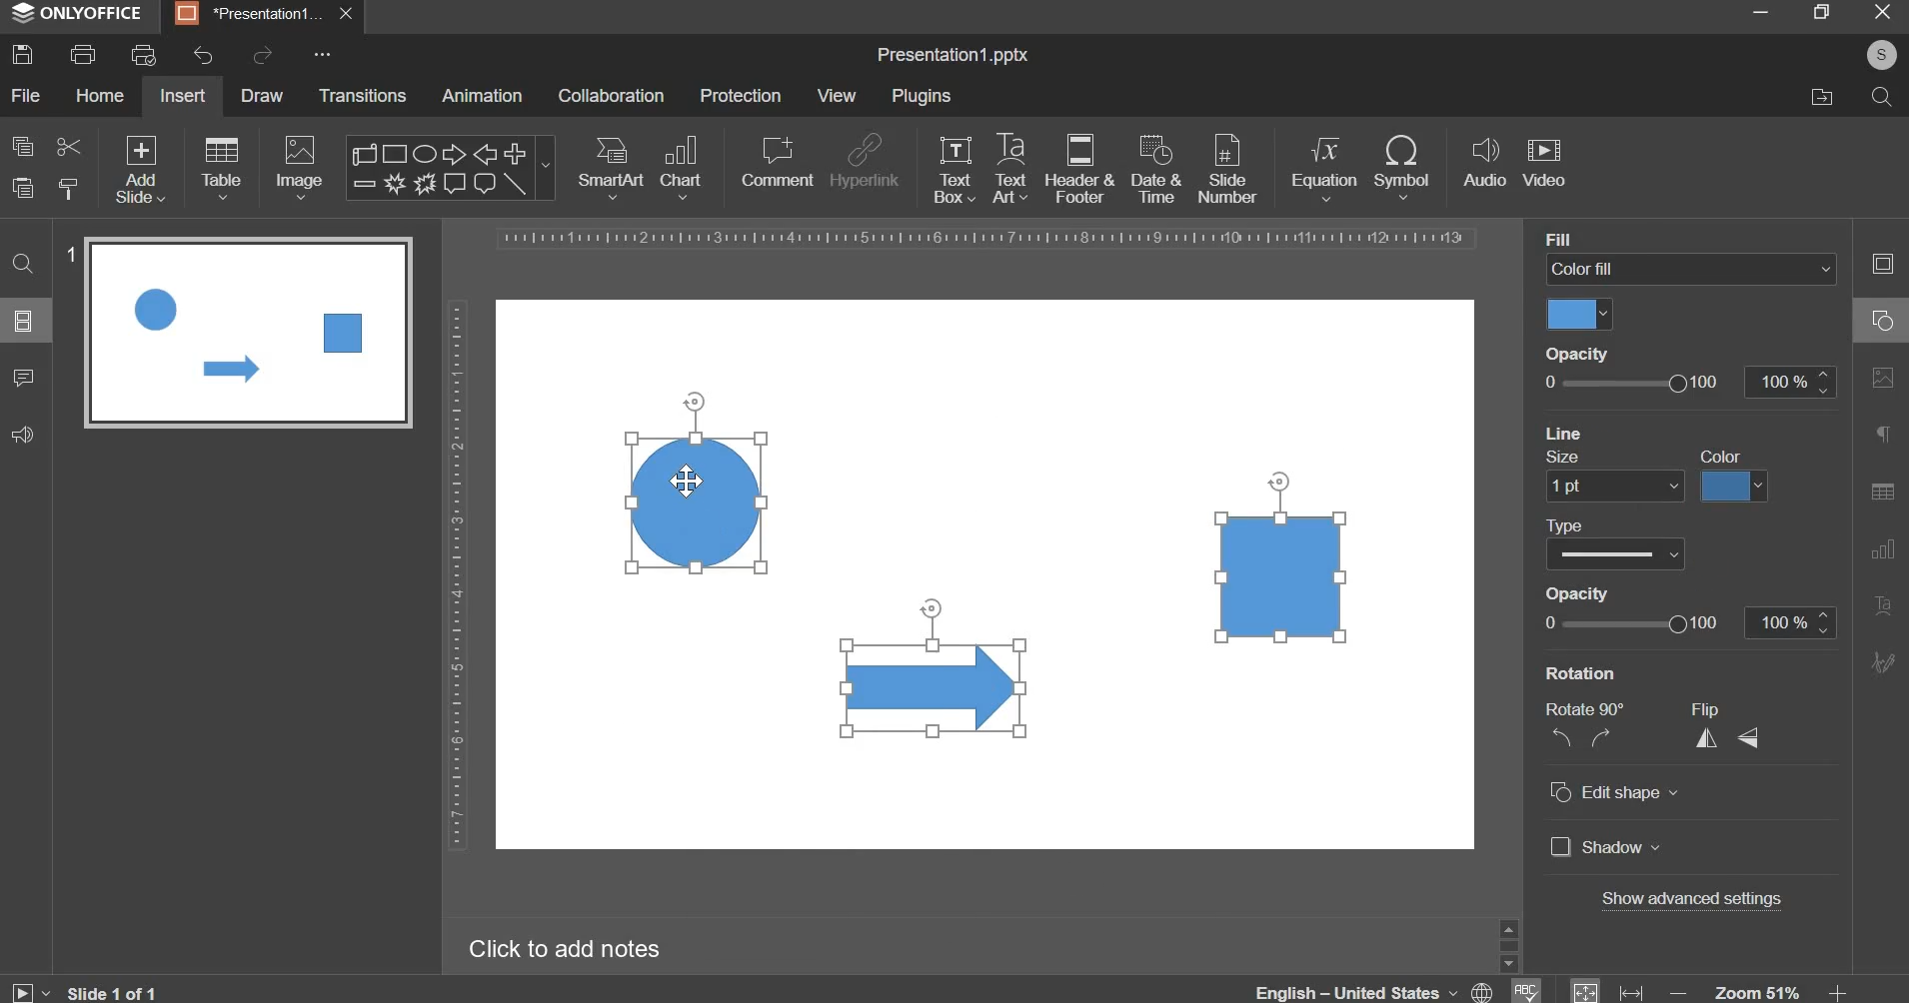 This screenshot has width=1909, height=1003. What do you see at coordinates (1377, 987) in the screenshot?
I see `language` at bounding box center [1377, 987].